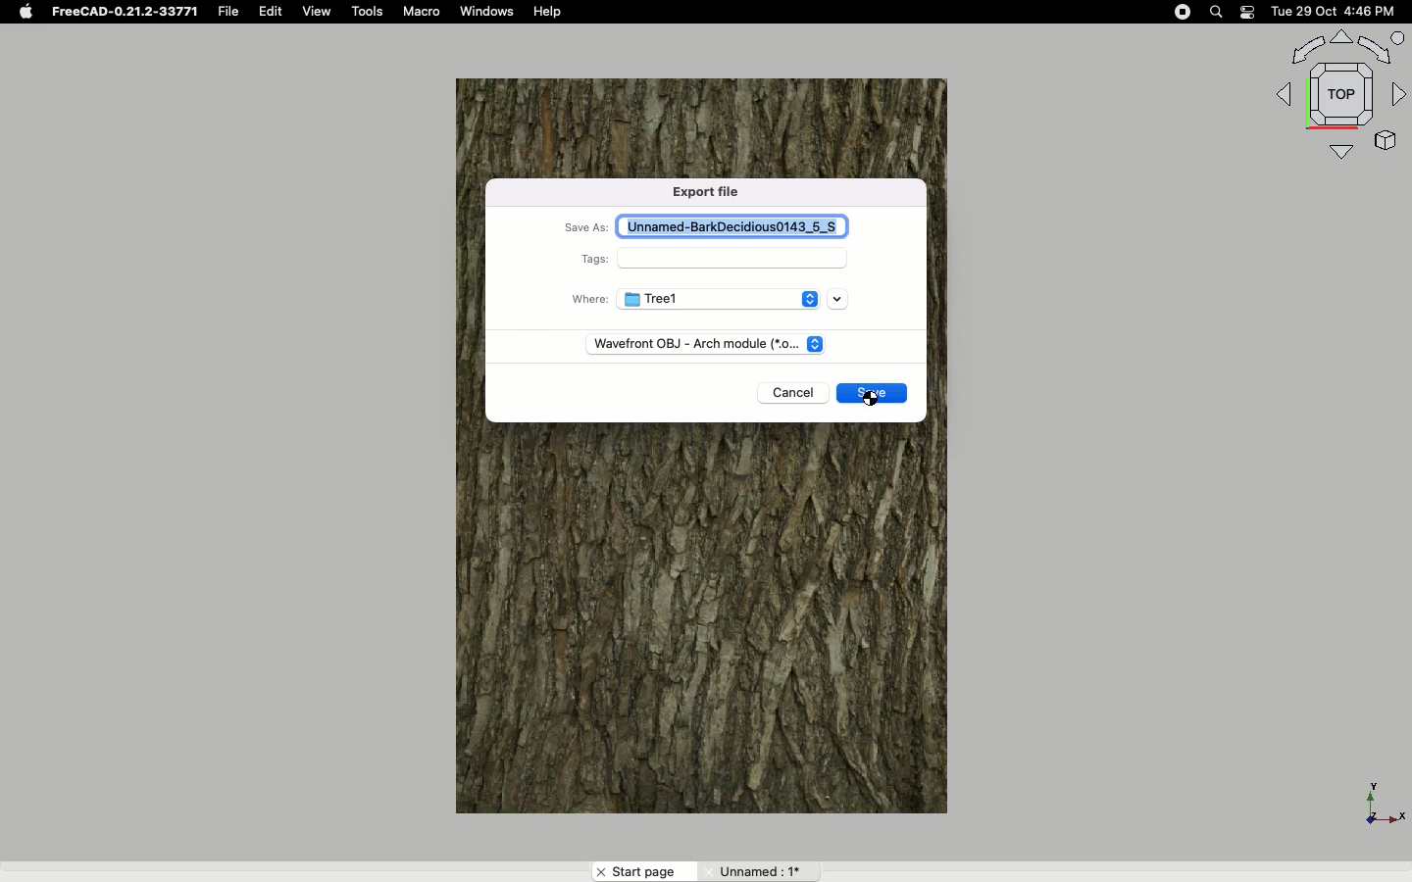  What do you see at coordinates (228, 12) in the screenshot?
I see `File` at bounding box center [228, 12].